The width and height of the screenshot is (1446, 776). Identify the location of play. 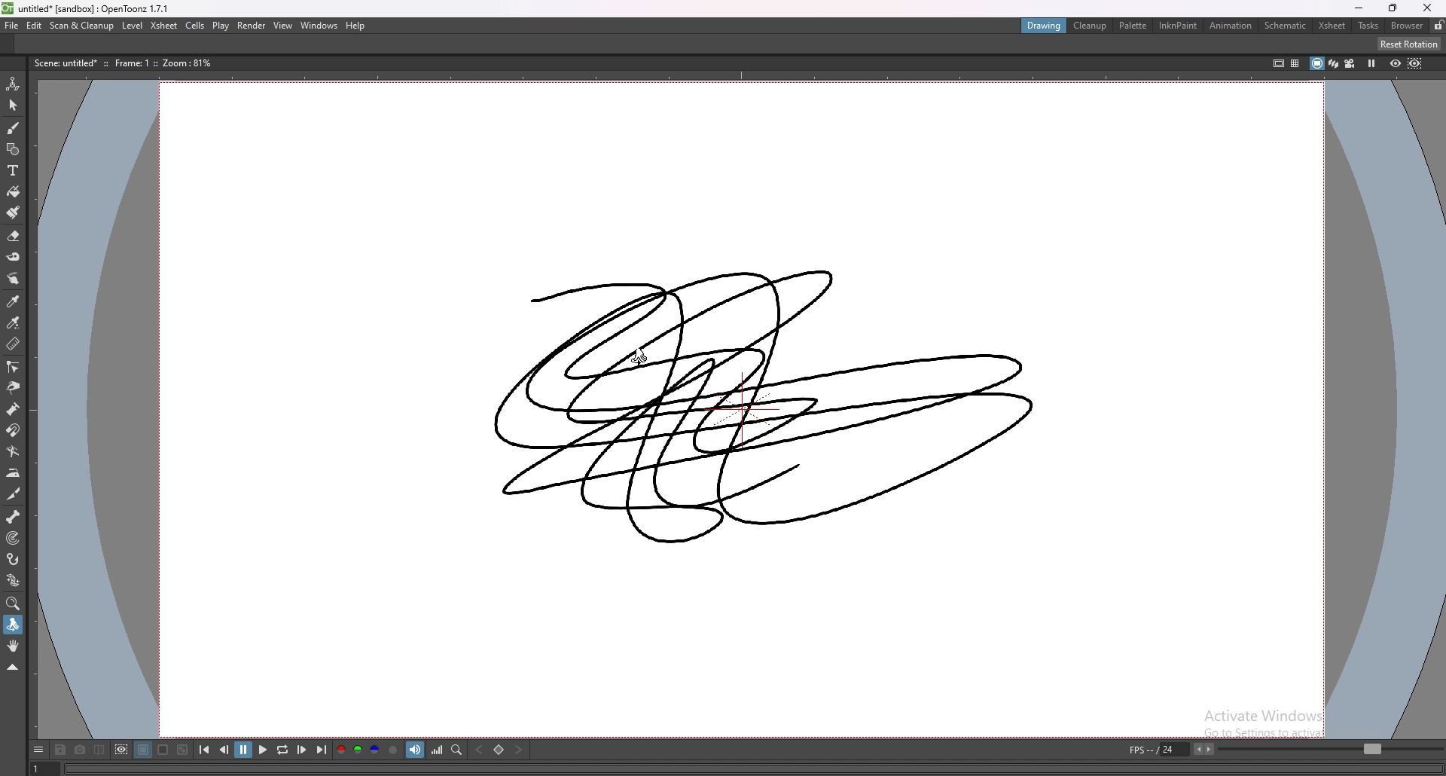
(221, 25).